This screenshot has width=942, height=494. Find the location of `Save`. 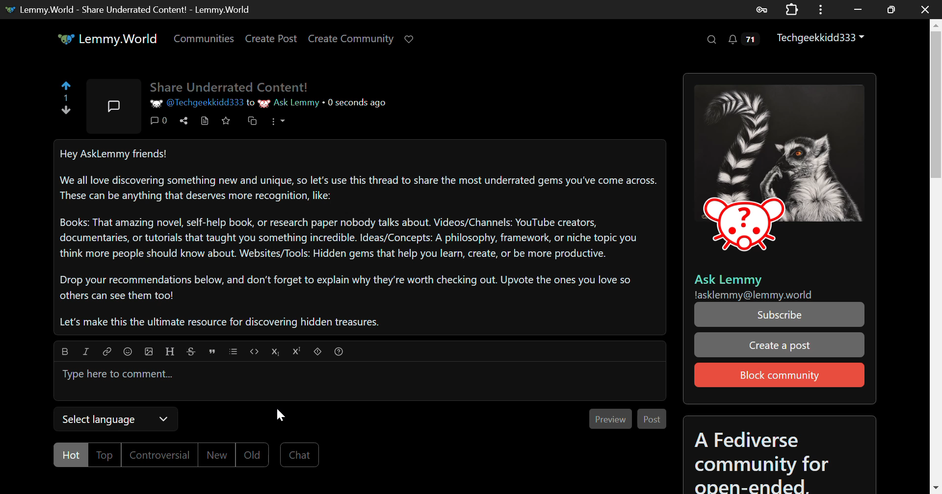

Save is located at coordinates (226, 123).